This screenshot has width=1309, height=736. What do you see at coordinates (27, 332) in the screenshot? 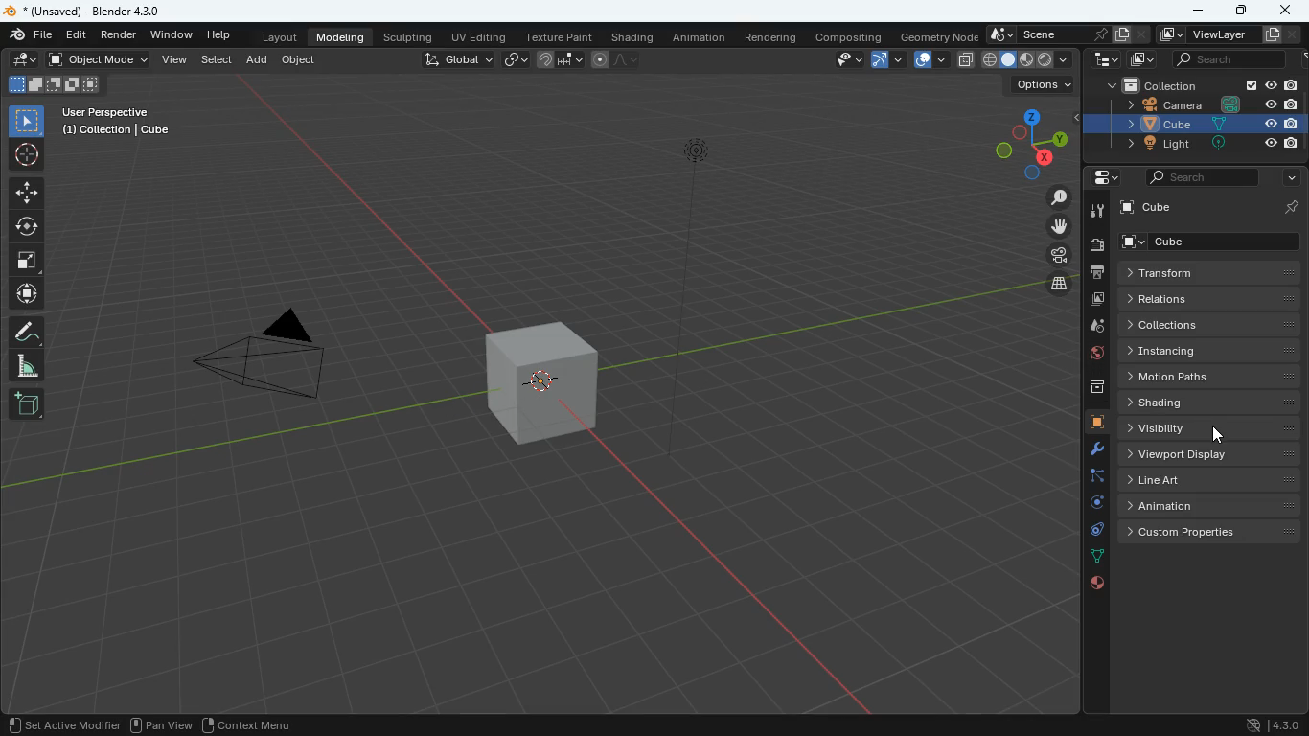
I see `draw` at bounding box center [27, 332].